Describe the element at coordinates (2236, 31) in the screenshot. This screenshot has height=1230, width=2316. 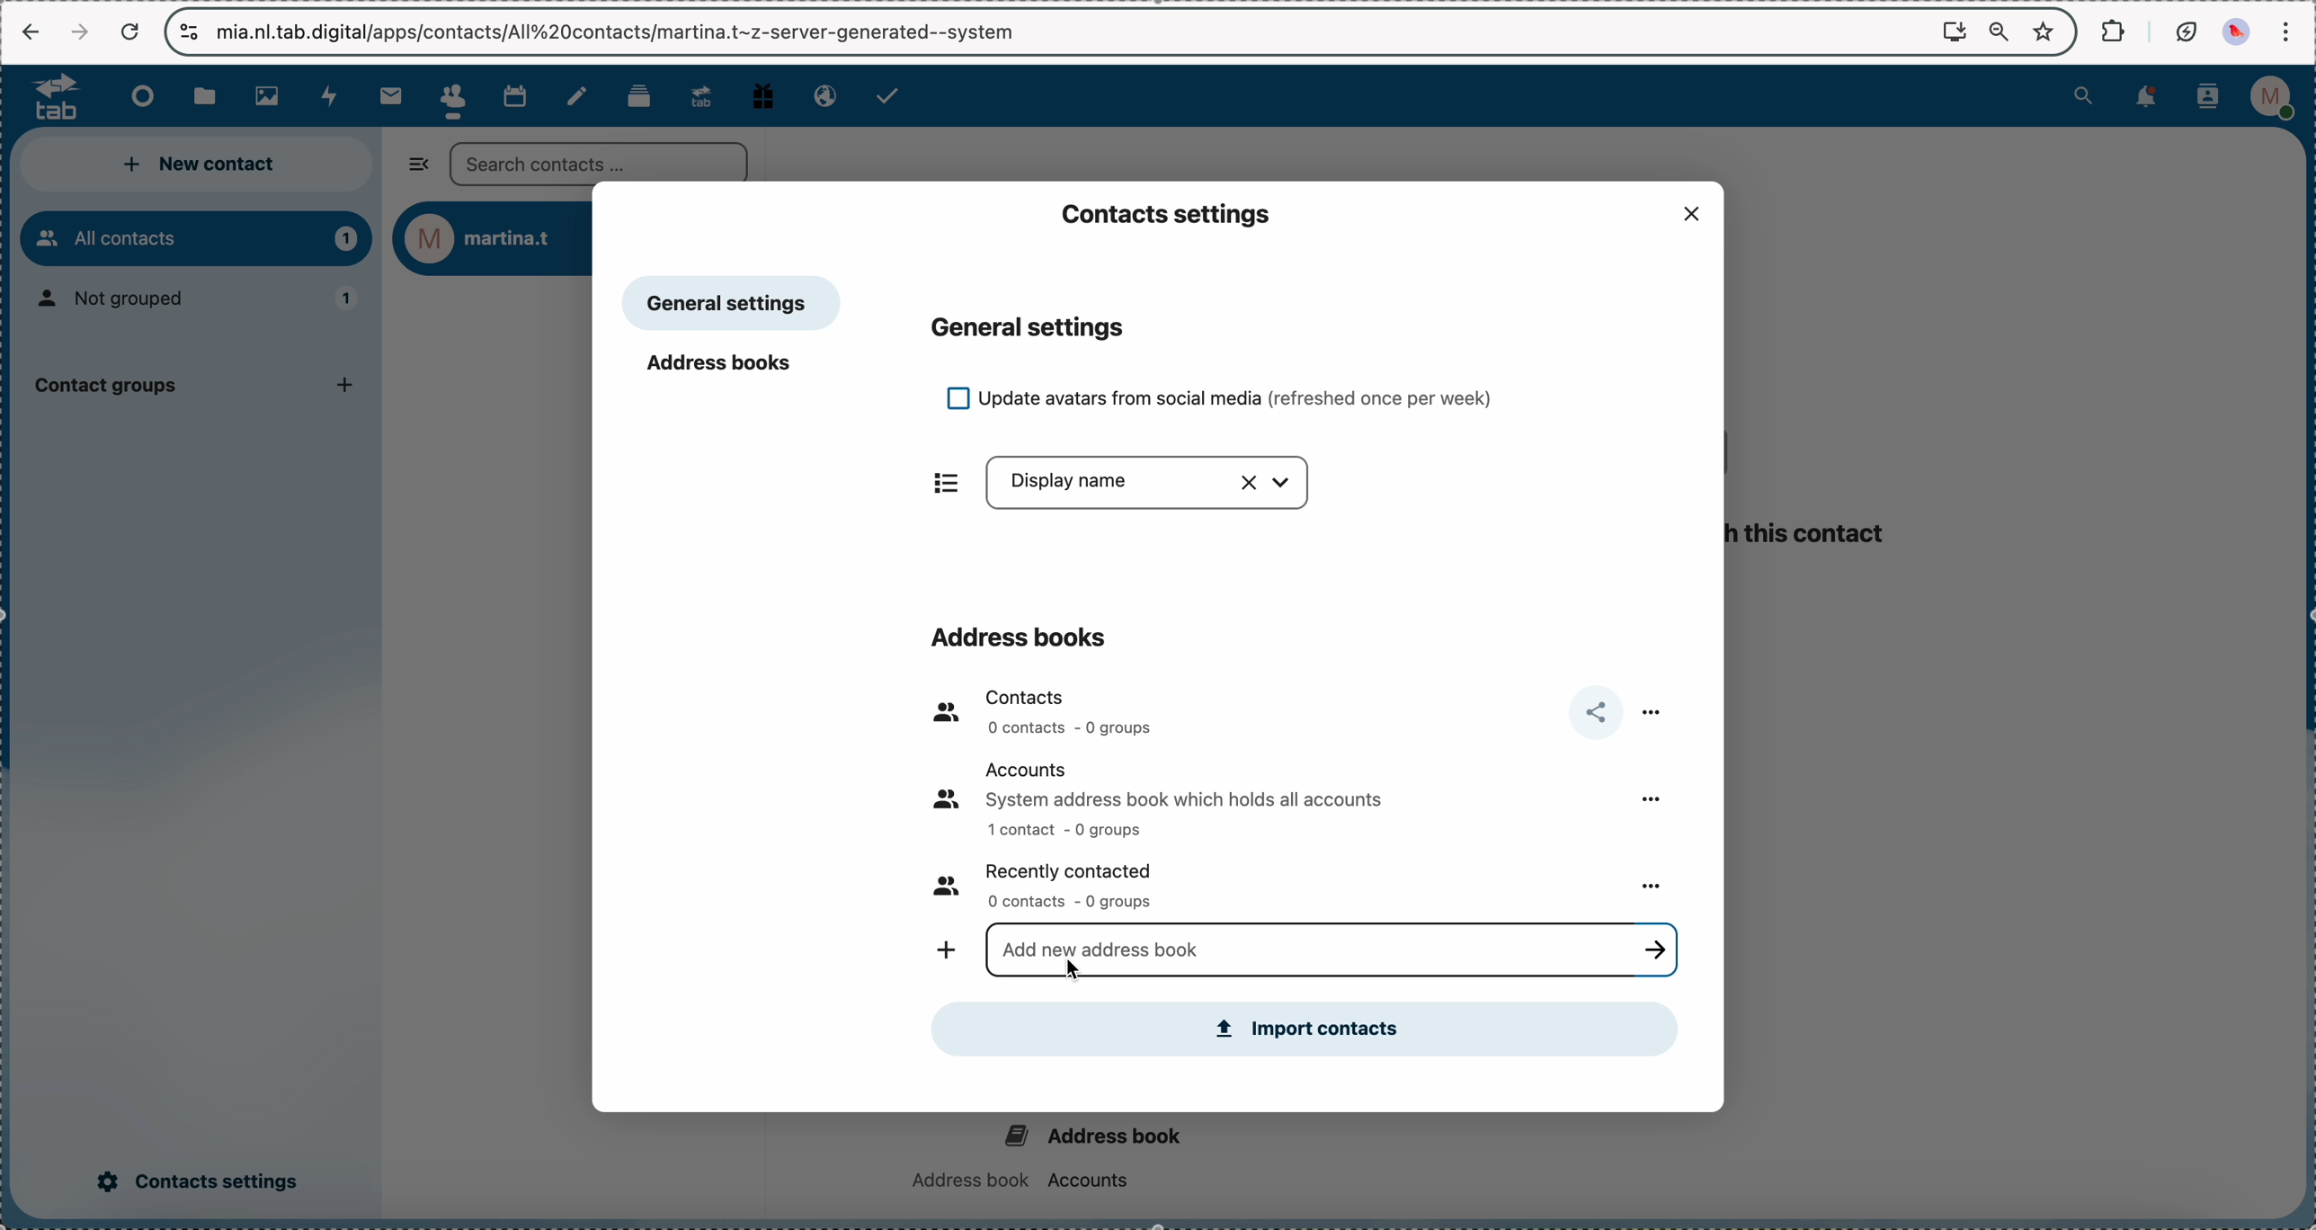
I see `profile picture` at that location.